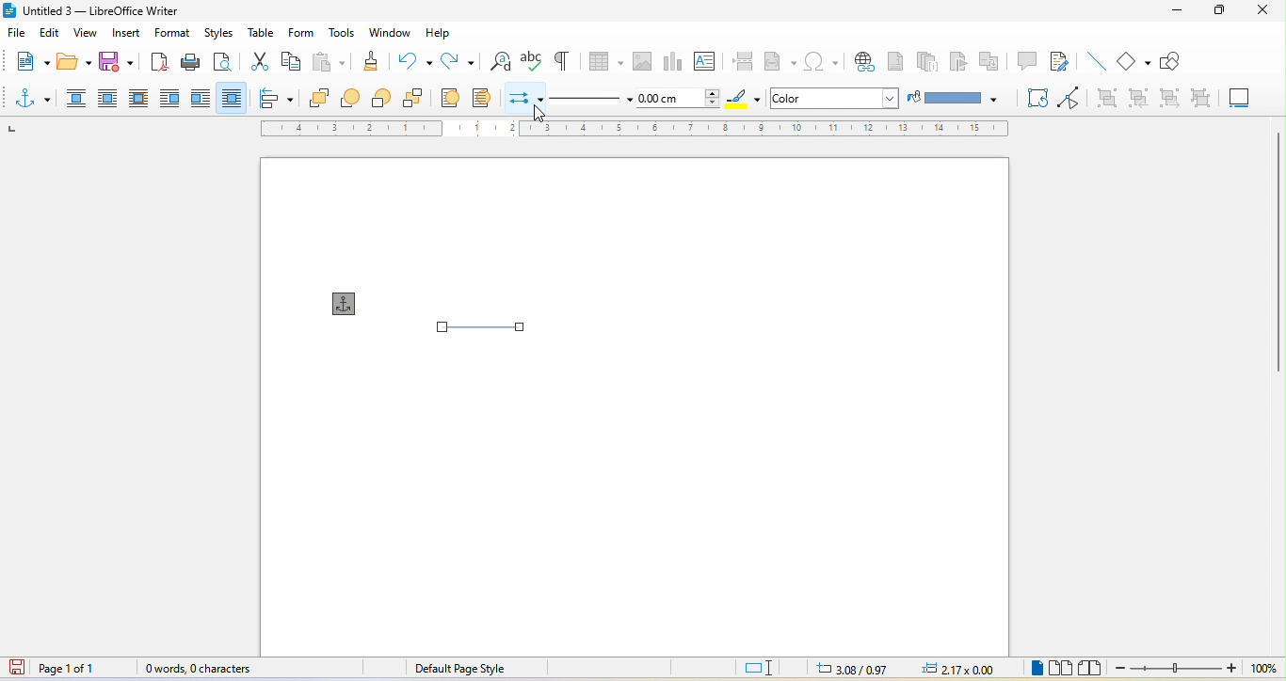 The image size is (1286, 681). I want to click on window, so click(390, 33).